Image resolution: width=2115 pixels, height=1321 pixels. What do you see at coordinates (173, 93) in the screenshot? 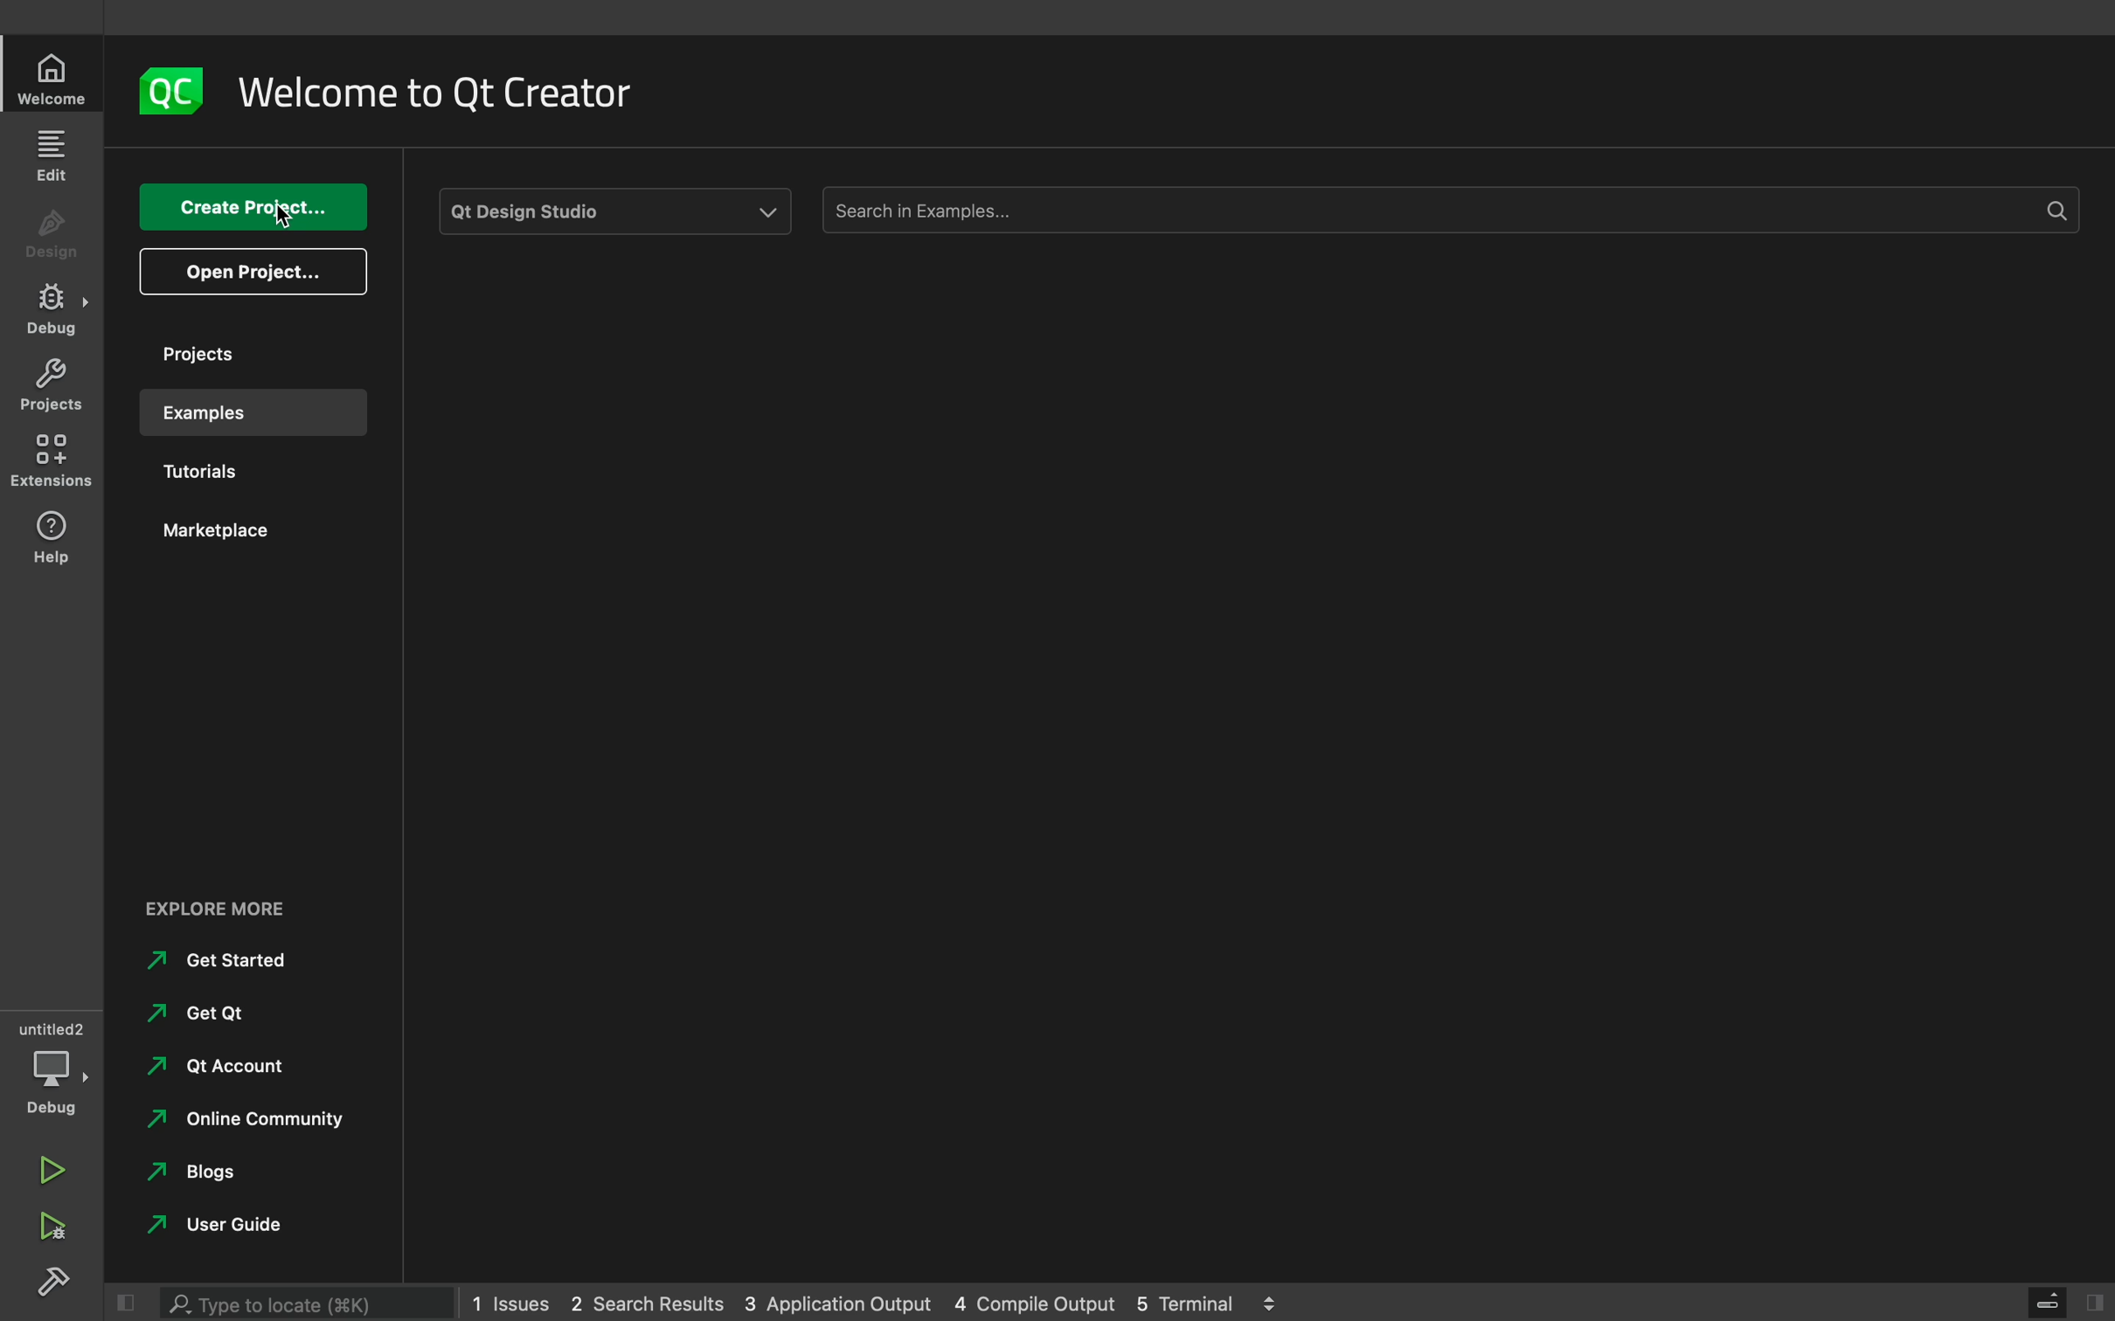
I see `logo` at bounding box center [173, 93].